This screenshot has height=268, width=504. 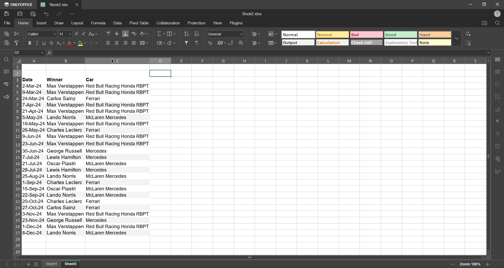 I want to click on minimize, so click(x=469, y=4).